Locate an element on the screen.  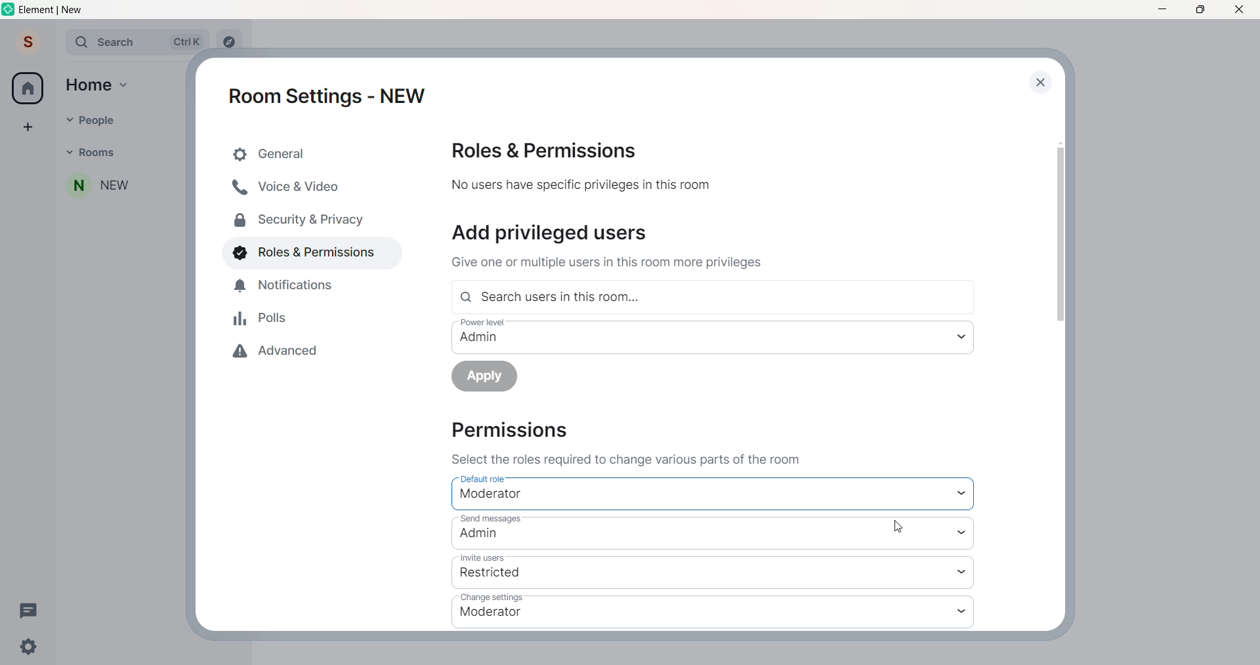
voice and video is located at coordinates (290, 187).